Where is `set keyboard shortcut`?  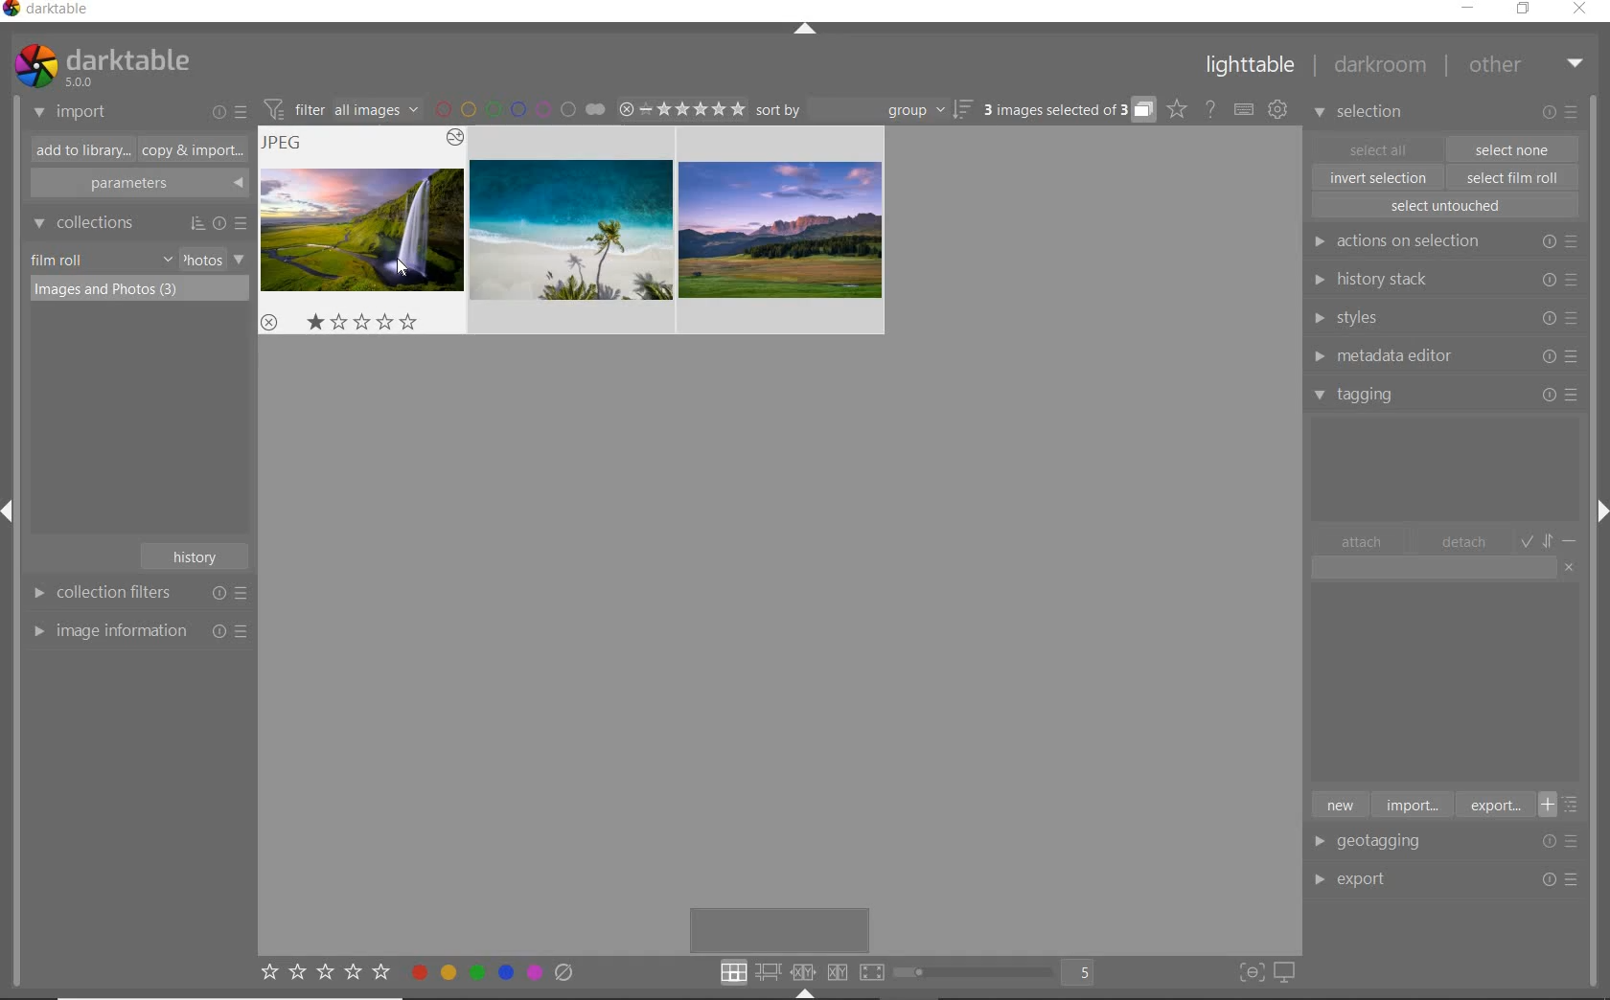 set keyboard shortcut is located at coordinates (1244, 110).